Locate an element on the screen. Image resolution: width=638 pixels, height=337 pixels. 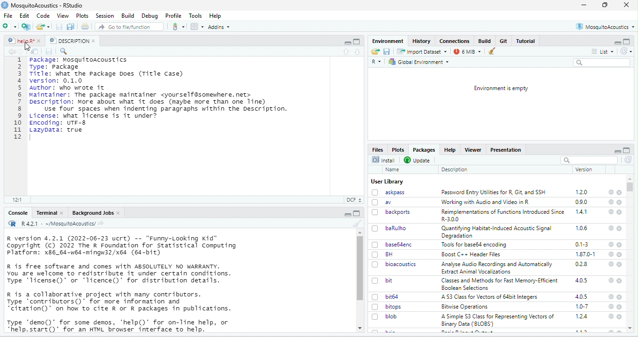
next section is located at coordinates (357, 52).